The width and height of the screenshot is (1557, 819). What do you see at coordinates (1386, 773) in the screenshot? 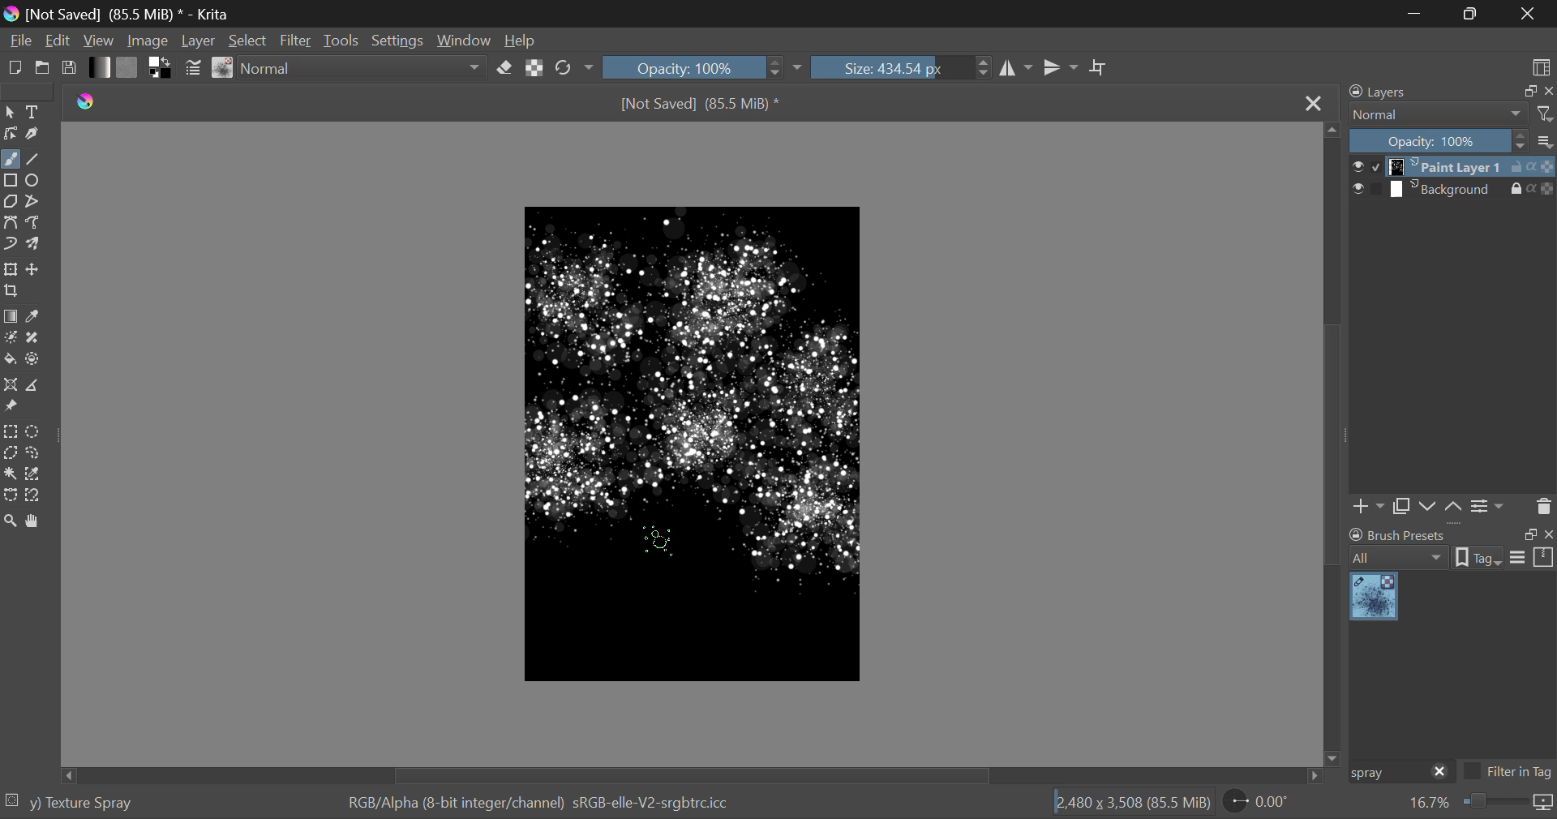
I see `Brush Preset Search: "spray"` at bounding box center [1386, 773].